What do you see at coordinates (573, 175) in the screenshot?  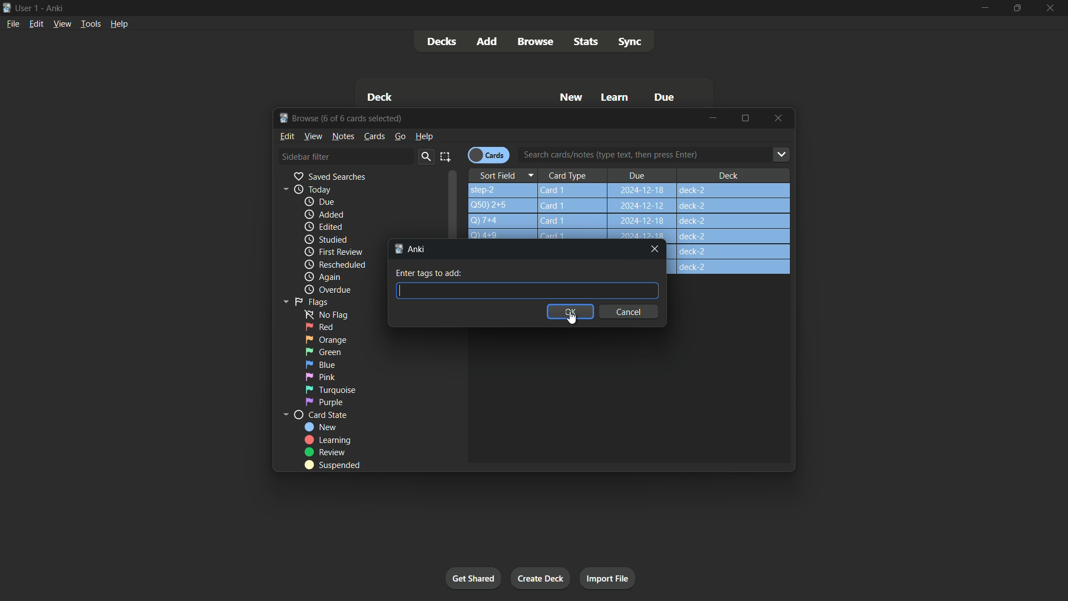 I see `Card Type` at bounding box center [573, 175].